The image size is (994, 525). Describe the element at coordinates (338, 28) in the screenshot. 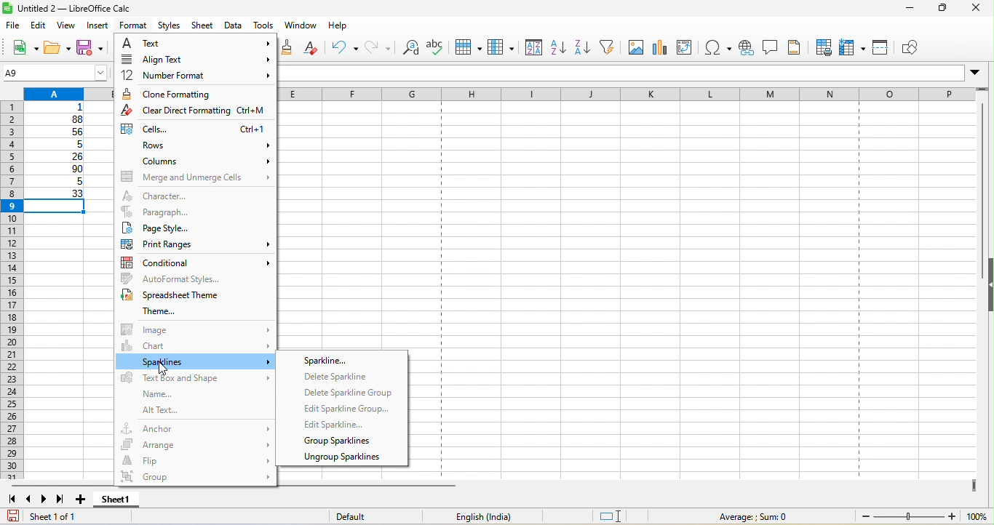

I see `help` at that location.